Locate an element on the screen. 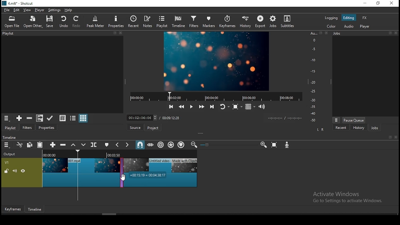  playlist is located at coordinates (61, 34).